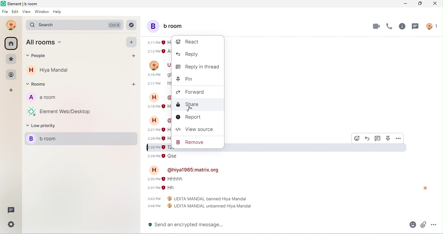 The width and height of the screenshot is (443, 234). I want to click on help, so click(59, 14).